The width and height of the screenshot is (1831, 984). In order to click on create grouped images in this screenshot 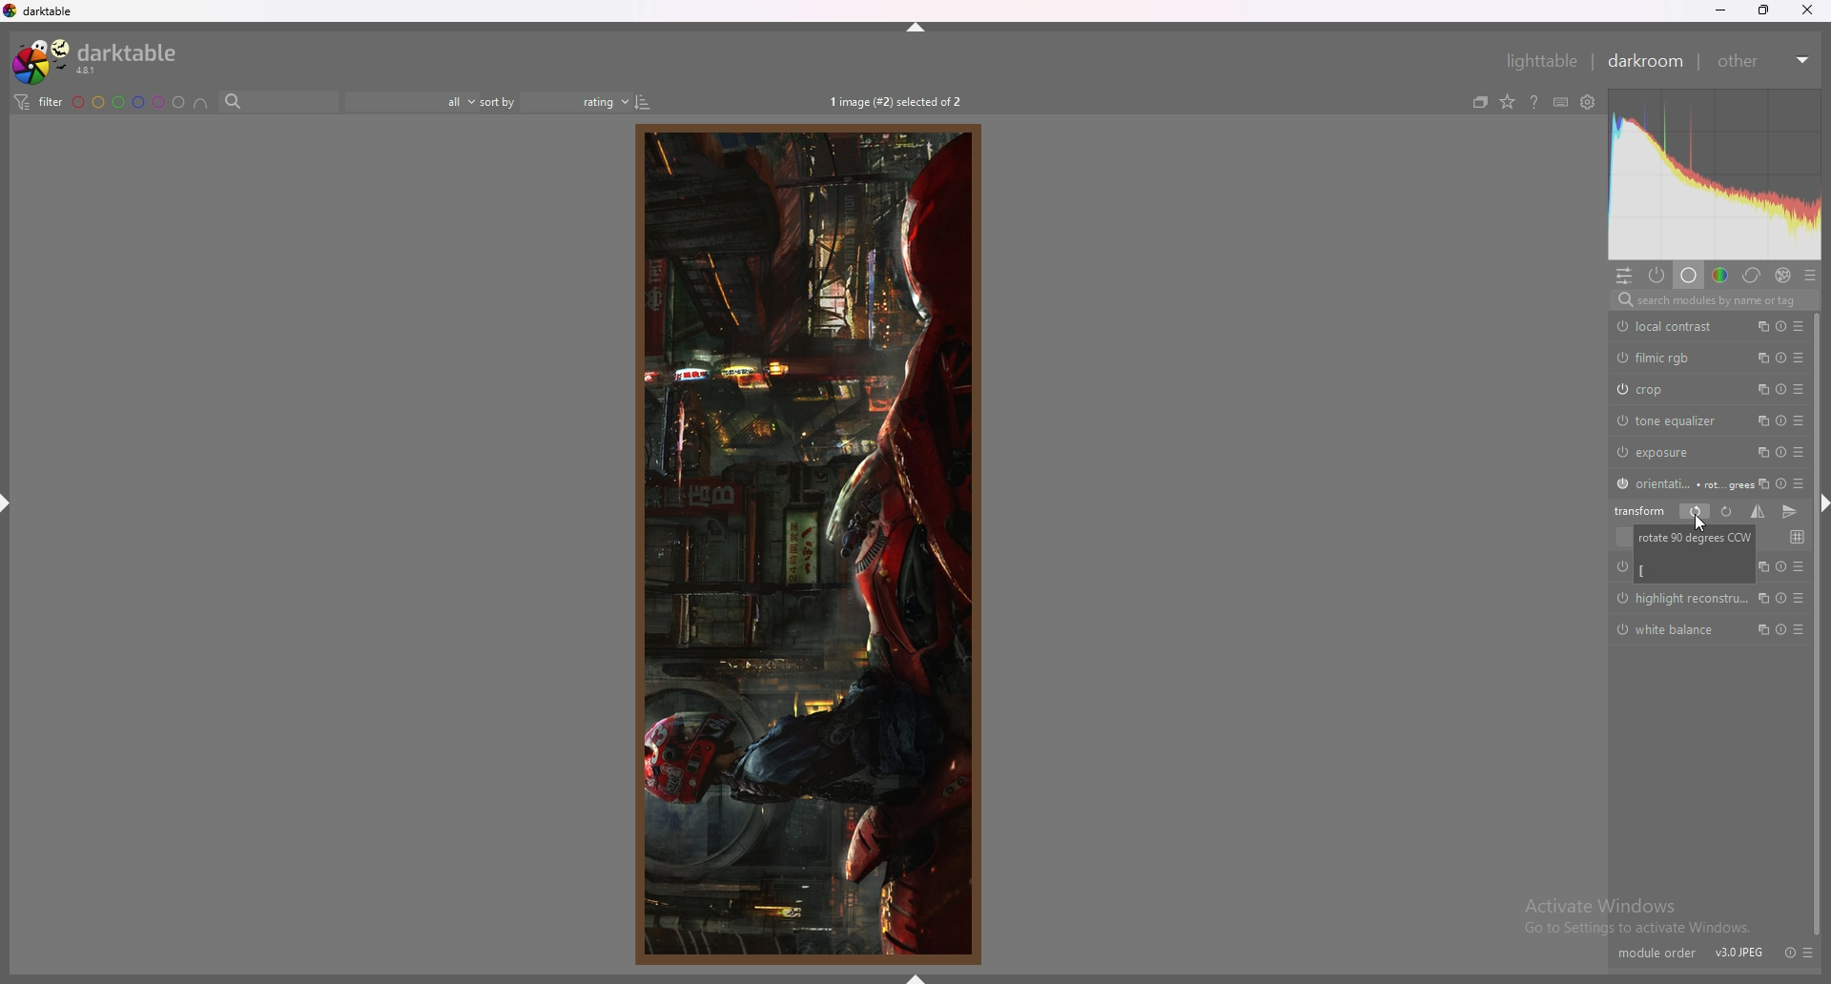, I will do `click(1482, 101)`.